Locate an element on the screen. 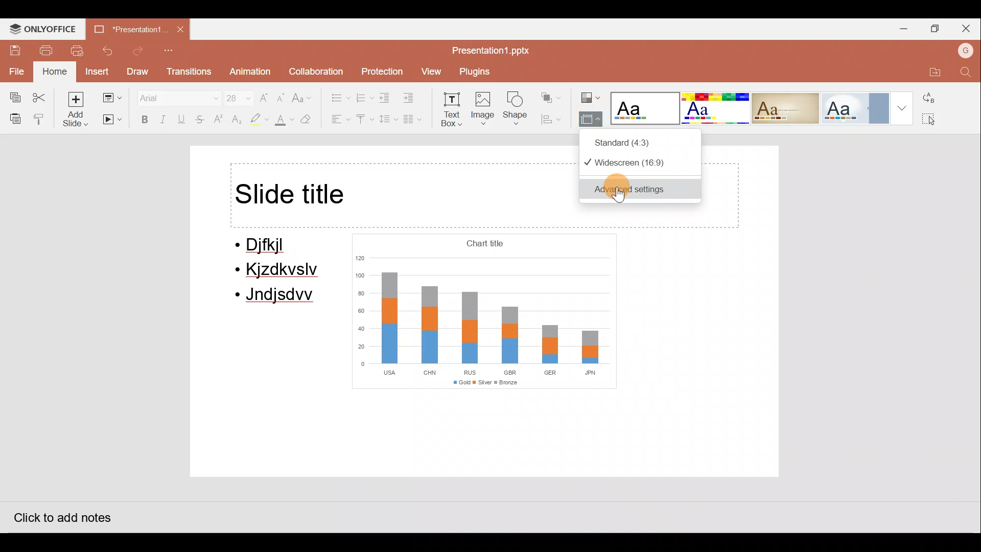  Home is located at coordinates (53, 72).